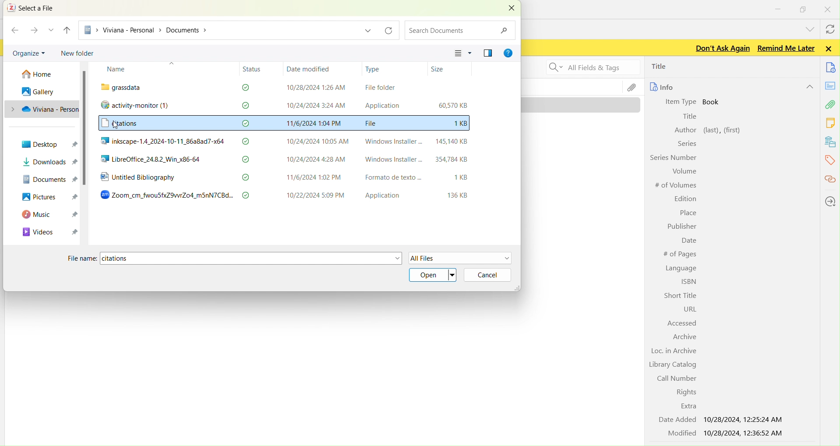 This screenshot has height=446, width=840. Describe the element at coordinates (31, 54) in the screenshot. I see `organize` at that location.